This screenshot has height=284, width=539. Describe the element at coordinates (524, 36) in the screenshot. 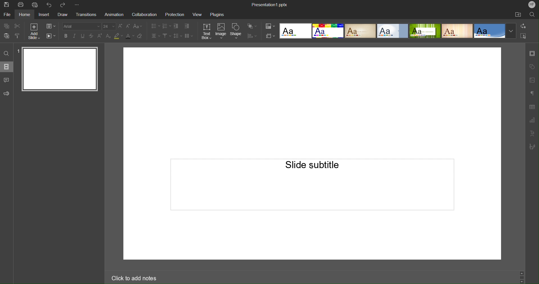

I see `Select All` at that location.